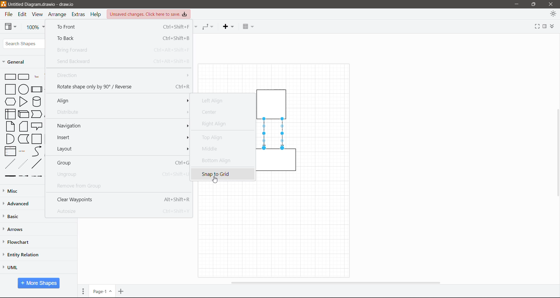 The width and height of the screenshot is (560, 298). I want to click on Clear Waypoints, so click(123, 199).